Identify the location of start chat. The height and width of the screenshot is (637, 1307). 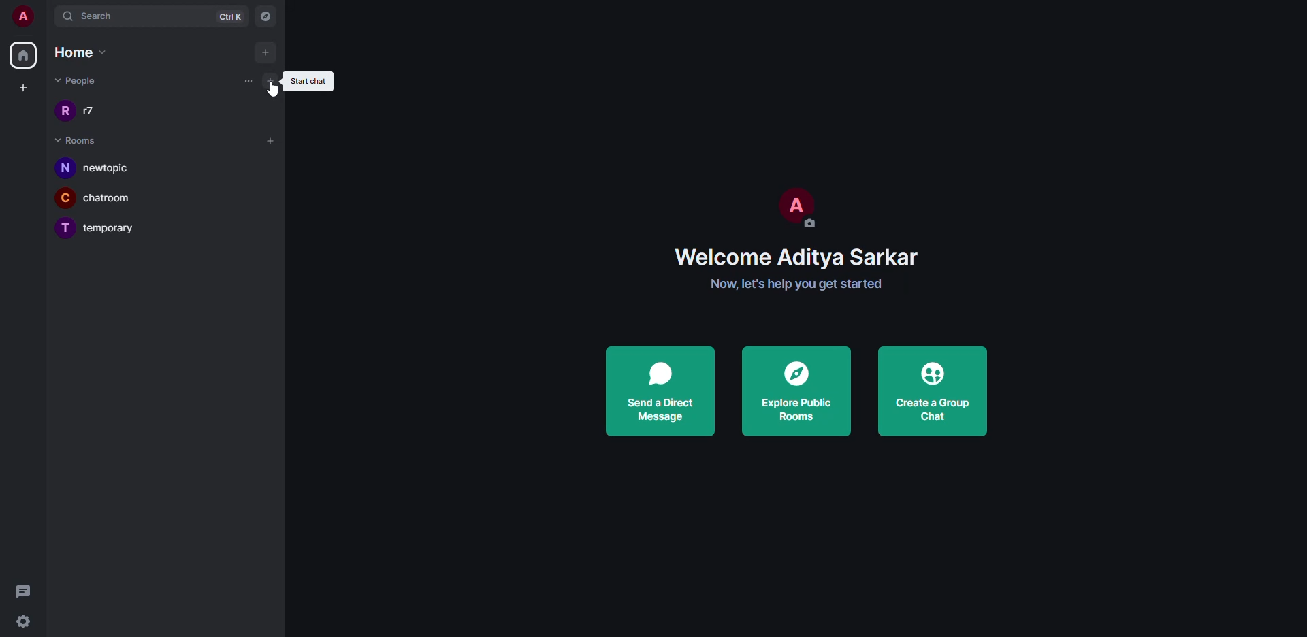
(270, 78).